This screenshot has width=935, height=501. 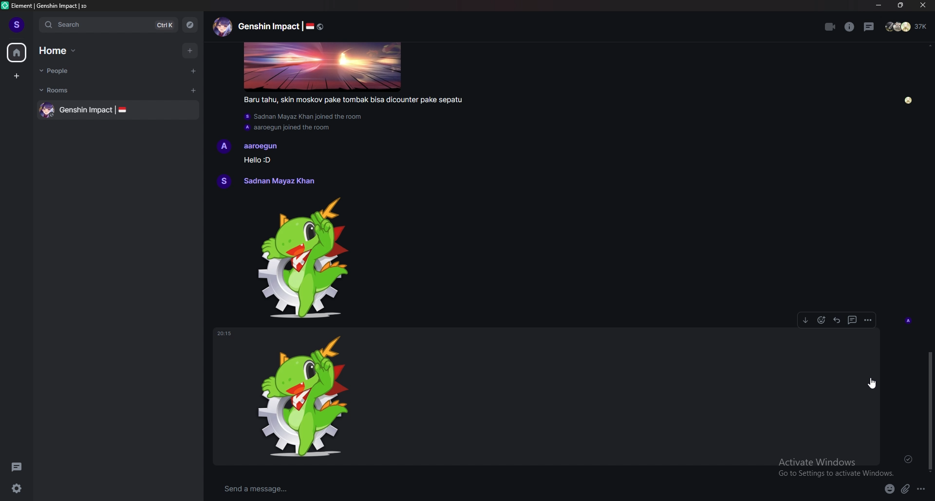 What do you see at coordinates (837, 321) in the screenshot?
I see `reply` at bounding box center [837, 321].